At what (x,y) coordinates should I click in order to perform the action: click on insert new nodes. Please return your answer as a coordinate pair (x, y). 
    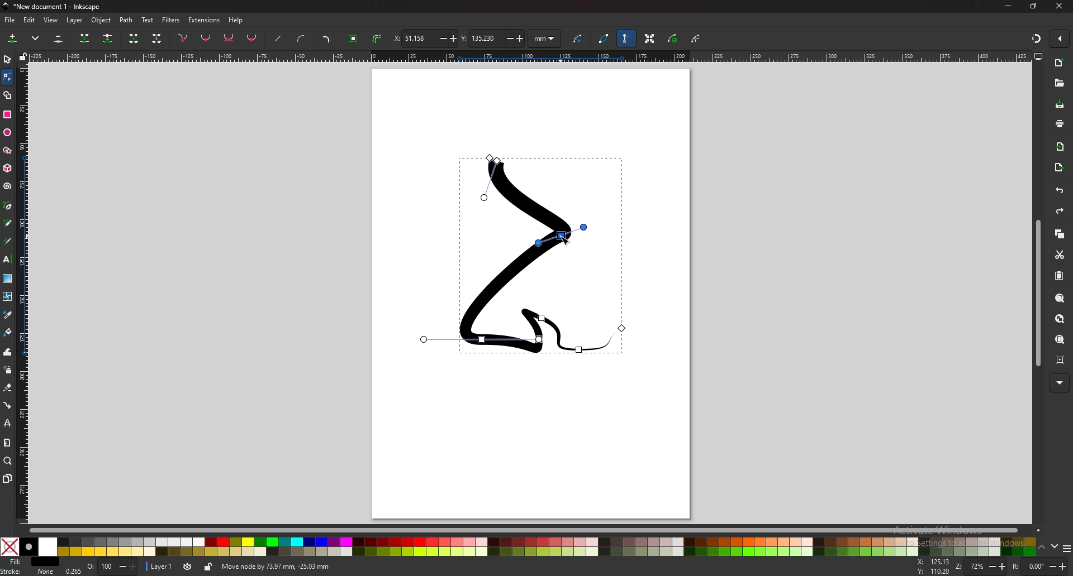
    Looking at the image, I should click on (13, 39).